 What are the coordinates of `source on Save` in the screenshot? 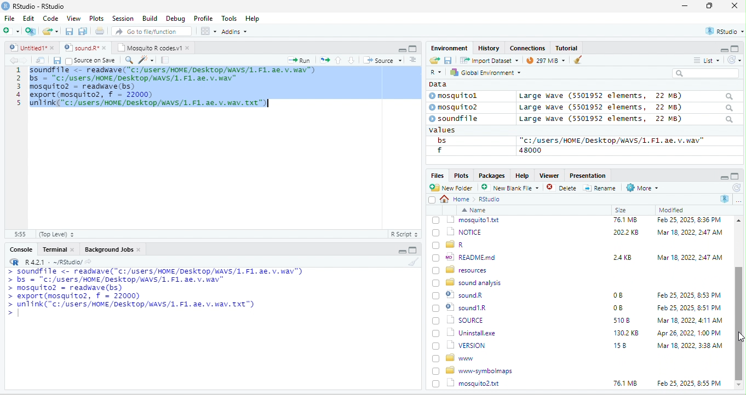 It's located at (91, 61).